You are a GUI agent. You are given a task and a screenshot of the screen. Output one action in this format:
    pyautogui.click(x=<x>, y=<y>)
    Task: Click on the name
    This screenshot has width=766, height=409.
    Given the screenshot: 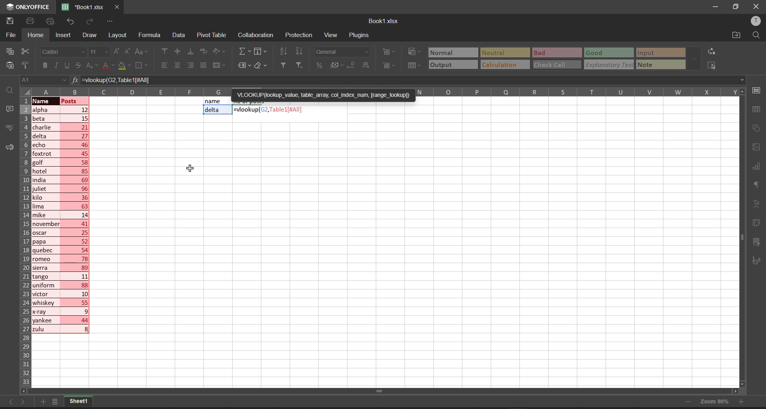 What is the action you would take?
    pyautogui.click(x=213, y=101)
    